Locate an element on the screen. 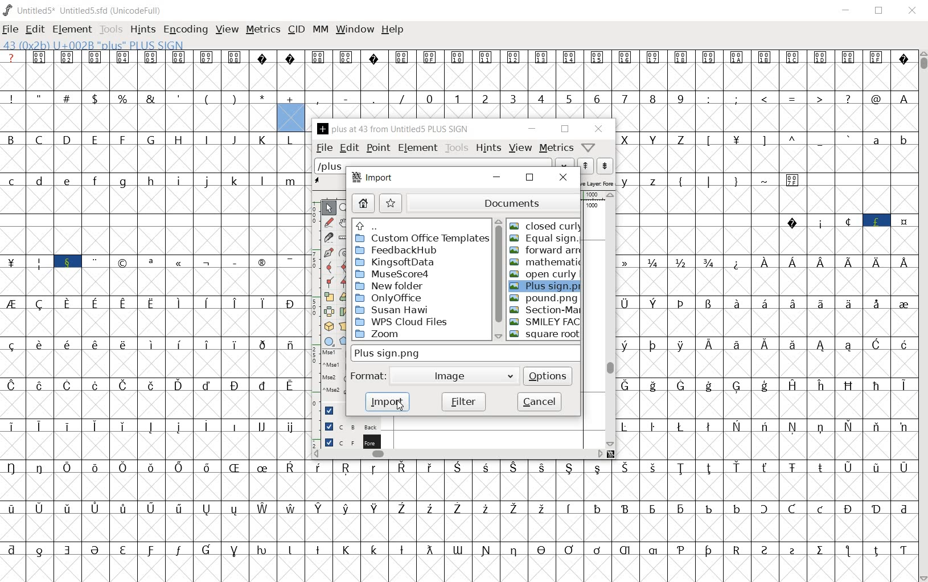 This screenshot has width=928, height=582. sECTION-MARK is located at coordinates (546, 309).